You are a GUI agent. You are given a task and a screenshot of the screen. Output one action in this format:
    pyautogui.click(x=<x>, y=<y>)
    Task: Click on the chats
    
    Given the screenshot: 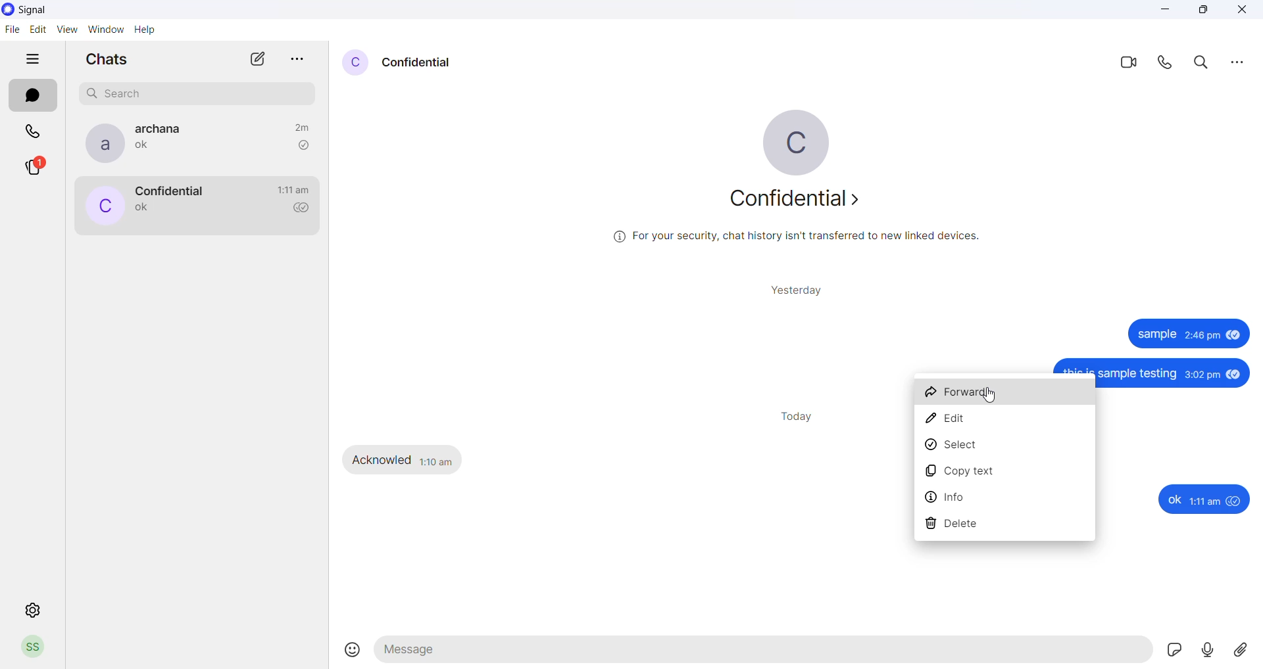 What is the action you would take?
    pyautogui.click(x=32, y=96)
    